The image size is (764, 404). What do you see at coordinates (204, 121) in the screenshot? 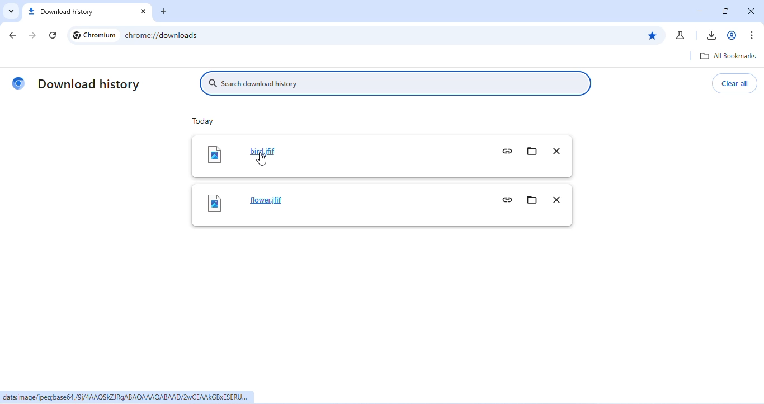
I see `toady` at bounding box center [204, 121].